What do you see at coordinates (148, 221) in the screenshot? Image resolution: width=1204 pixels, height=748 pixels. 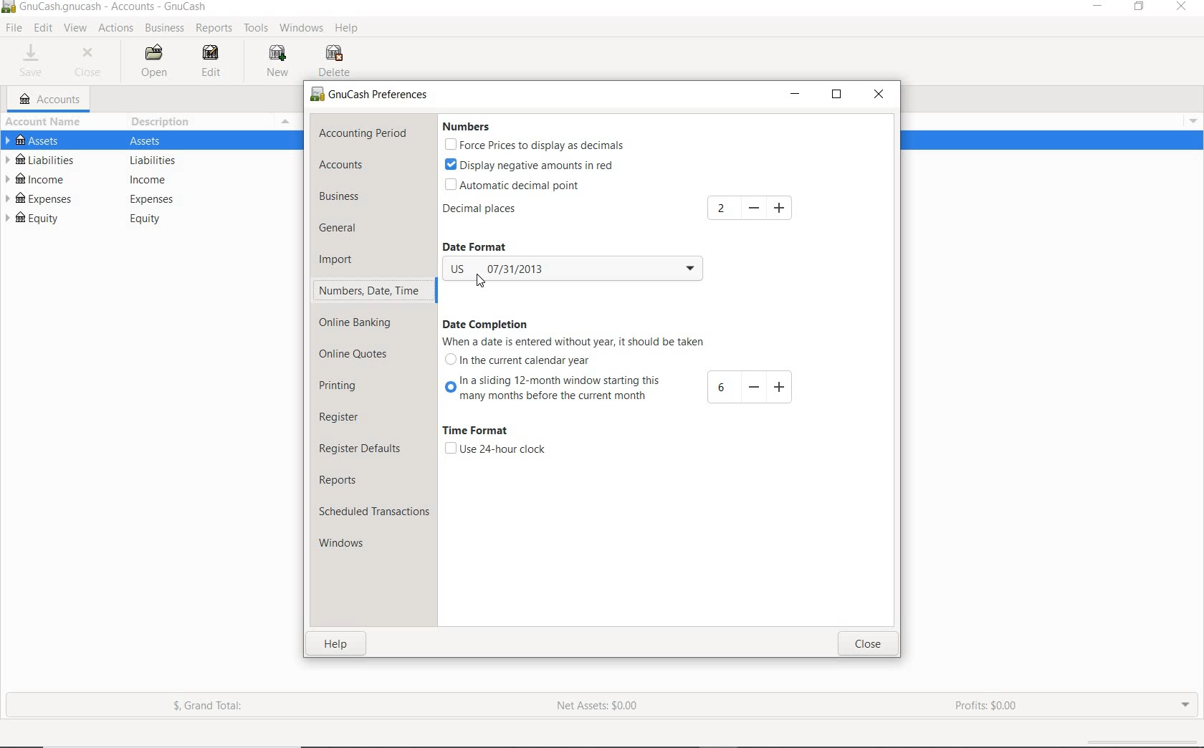 I see `EQUITY` at bounding box center [148, 221].